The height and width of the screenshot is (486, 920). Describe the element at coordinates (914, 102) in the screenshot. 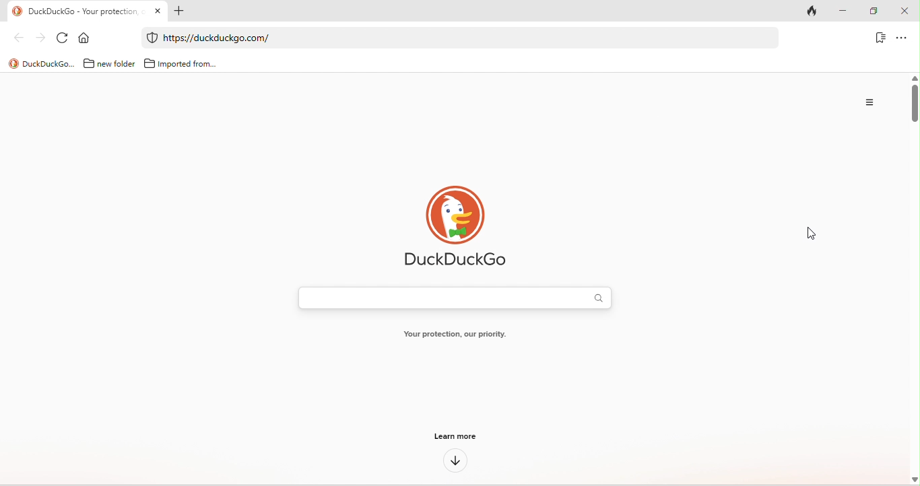

I see `vertical scroll bar` at that location.